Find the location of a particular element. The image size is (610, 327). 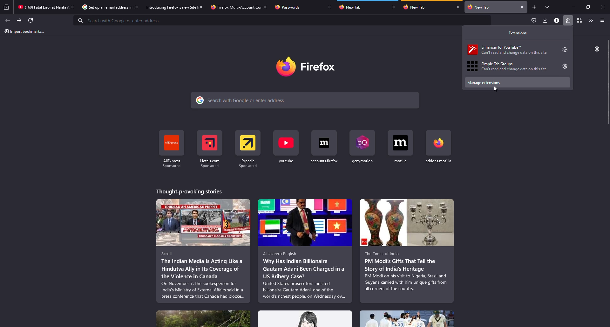

shortcut is located at coordinates (365, 150).